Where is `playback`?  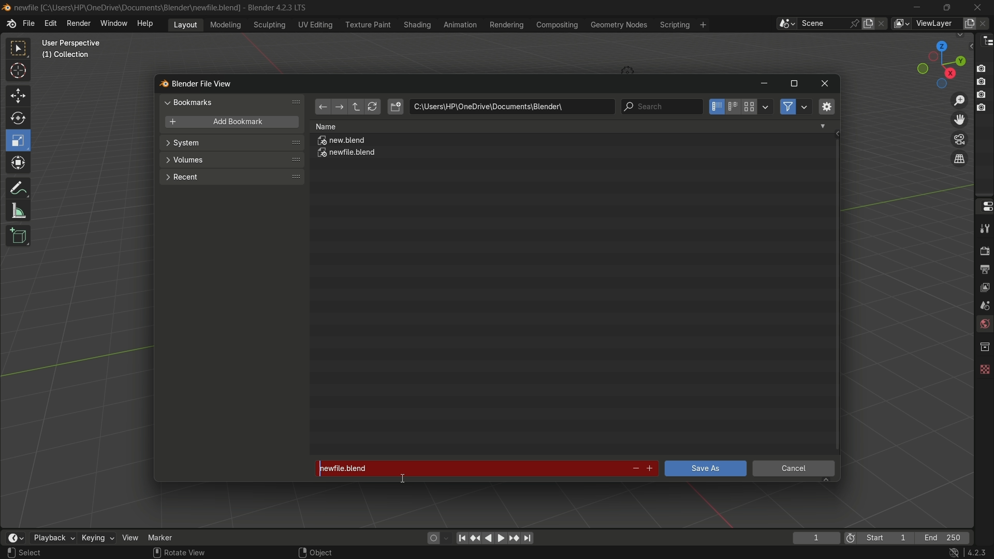 playback is located at coordinates (52, 538).